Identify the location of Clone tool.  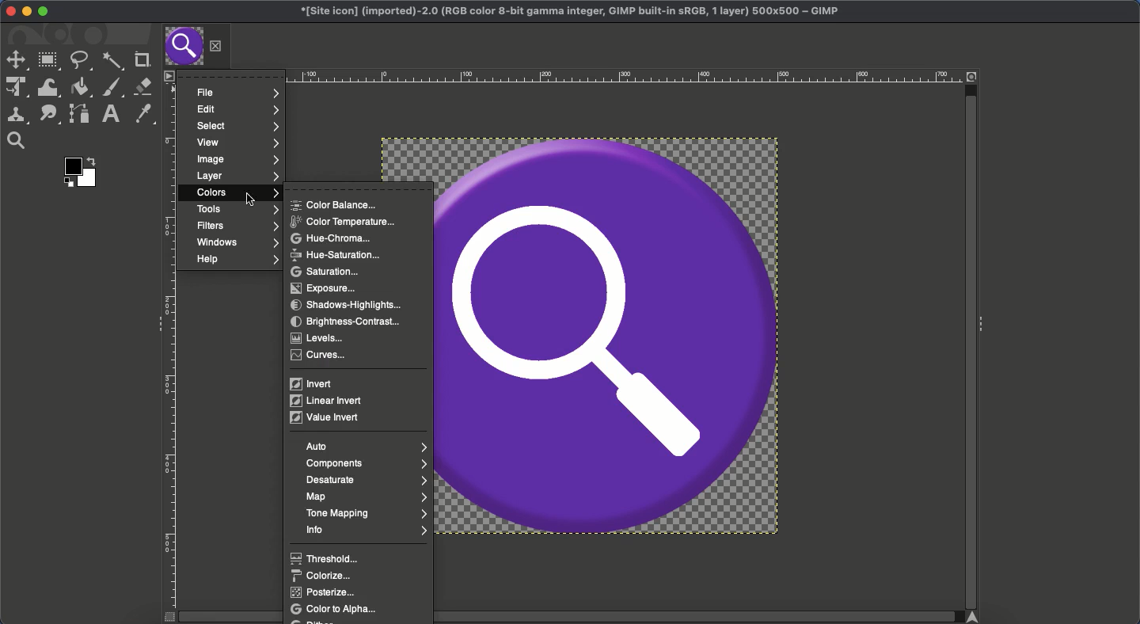
(17, 116).